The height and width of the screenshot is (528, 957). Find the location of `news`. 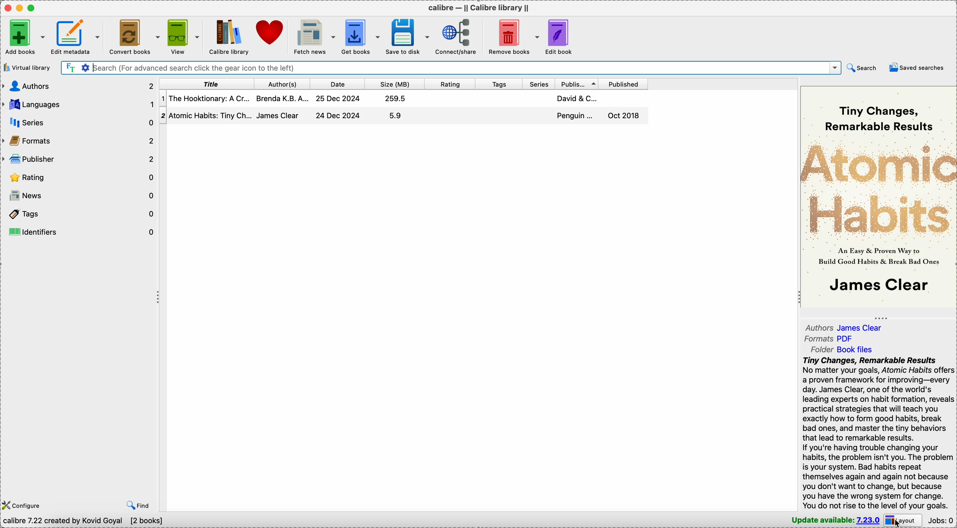

news is located at coordinates (79, 196).